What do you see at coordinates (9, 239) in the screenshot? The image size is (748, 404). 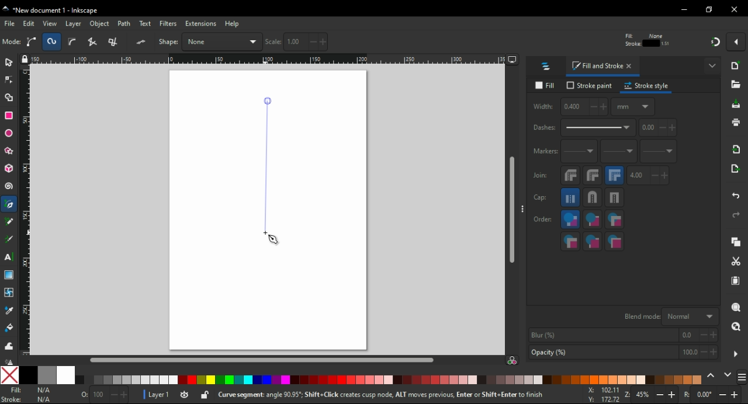 I see `calligraphy tool` at bounding box center [9, 239].